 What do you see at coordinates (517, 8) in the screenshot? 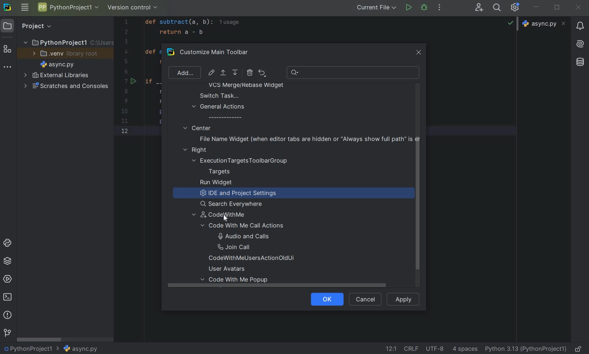
I see `IDE & PROJECT SETTINGS` at bounding box center [517, 8].